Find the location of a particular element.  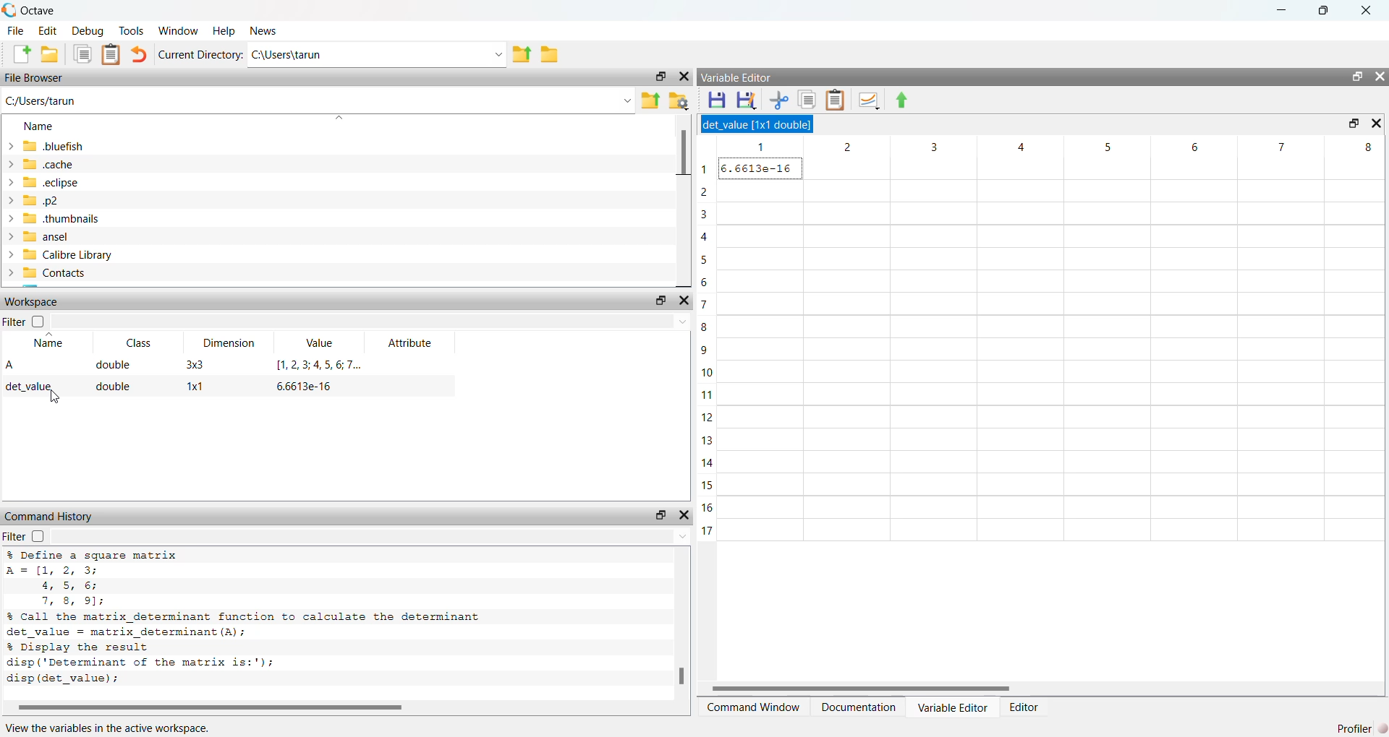

 C:\Users\tarun v is located at coordinates (377, 55).